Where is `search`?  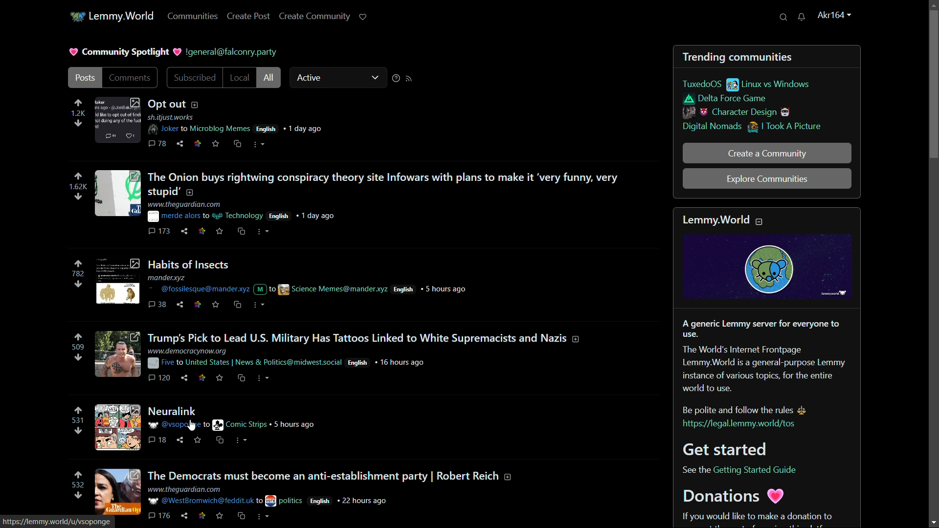 search is located at coordinates (782, 18).